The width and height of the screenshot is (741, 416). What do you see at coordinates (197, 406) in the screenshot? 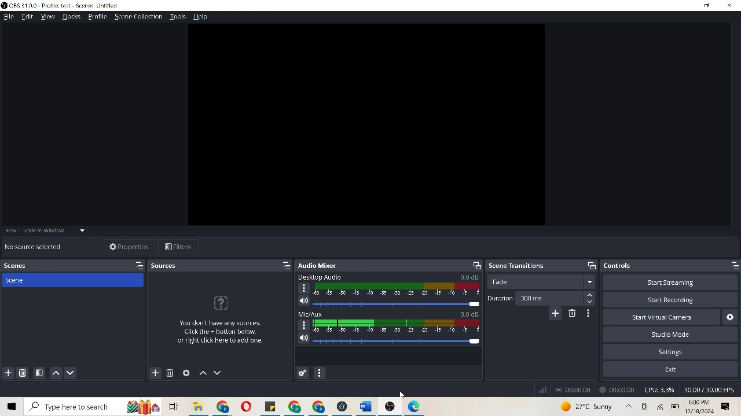
I see `folder` at bounding box center [197, 406].